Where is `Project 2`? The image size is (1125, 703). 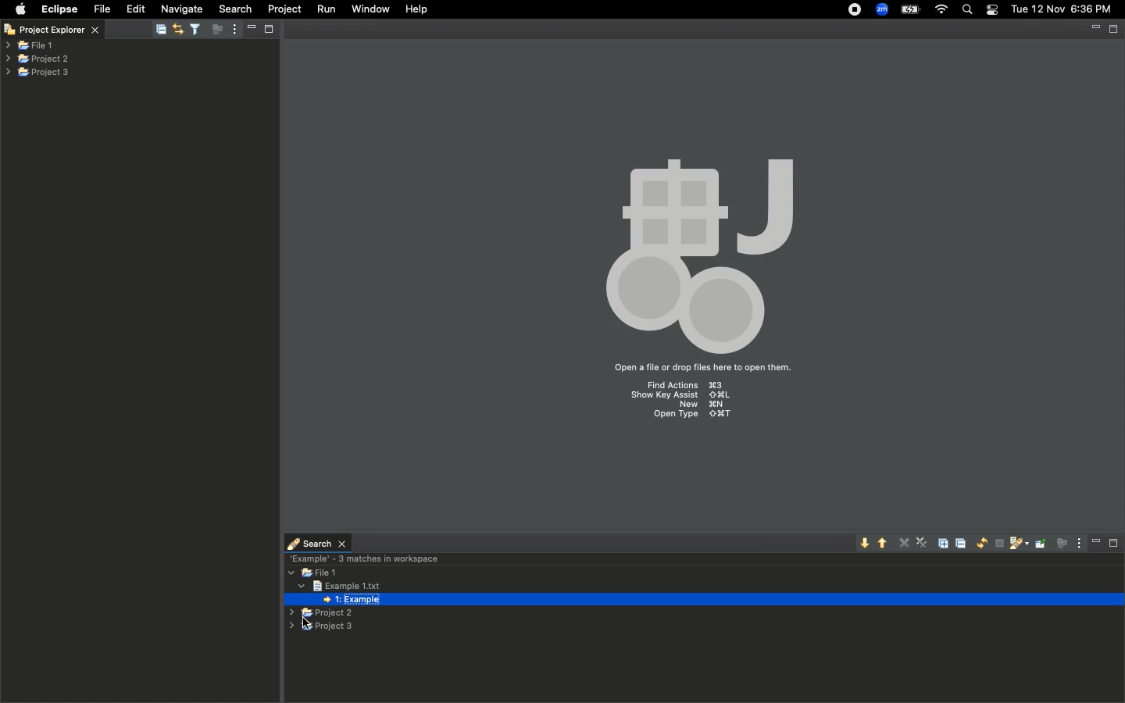 Project 2 is located at coordinates (318, 614).